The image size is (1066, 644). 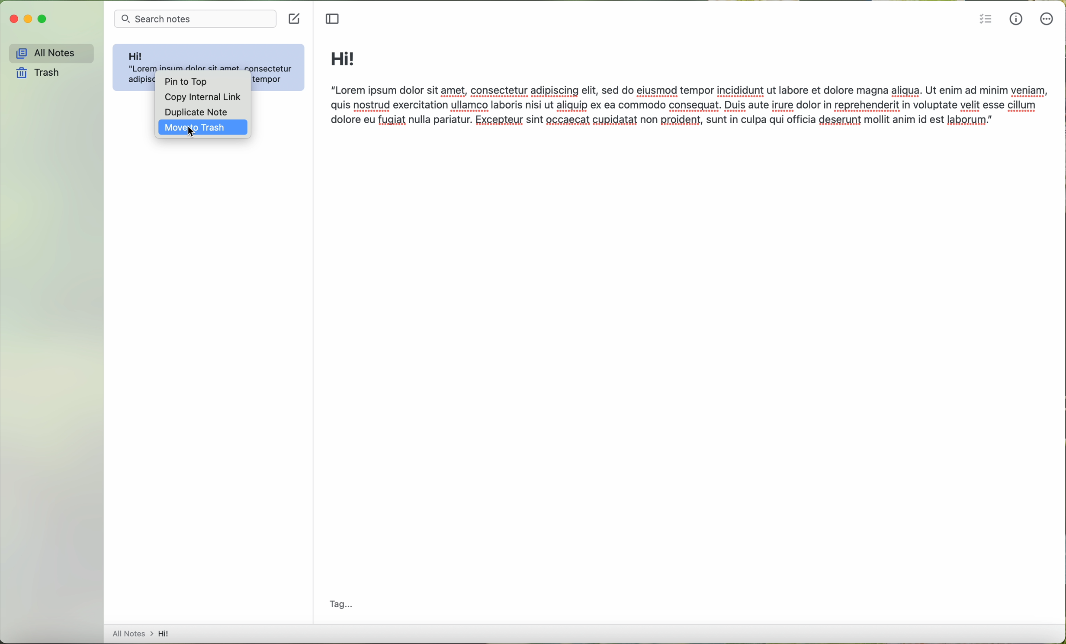 What do you see at coordinates (197, 111) in the screenshot?
I see `duplicate note` at bounding box center [197, 111].